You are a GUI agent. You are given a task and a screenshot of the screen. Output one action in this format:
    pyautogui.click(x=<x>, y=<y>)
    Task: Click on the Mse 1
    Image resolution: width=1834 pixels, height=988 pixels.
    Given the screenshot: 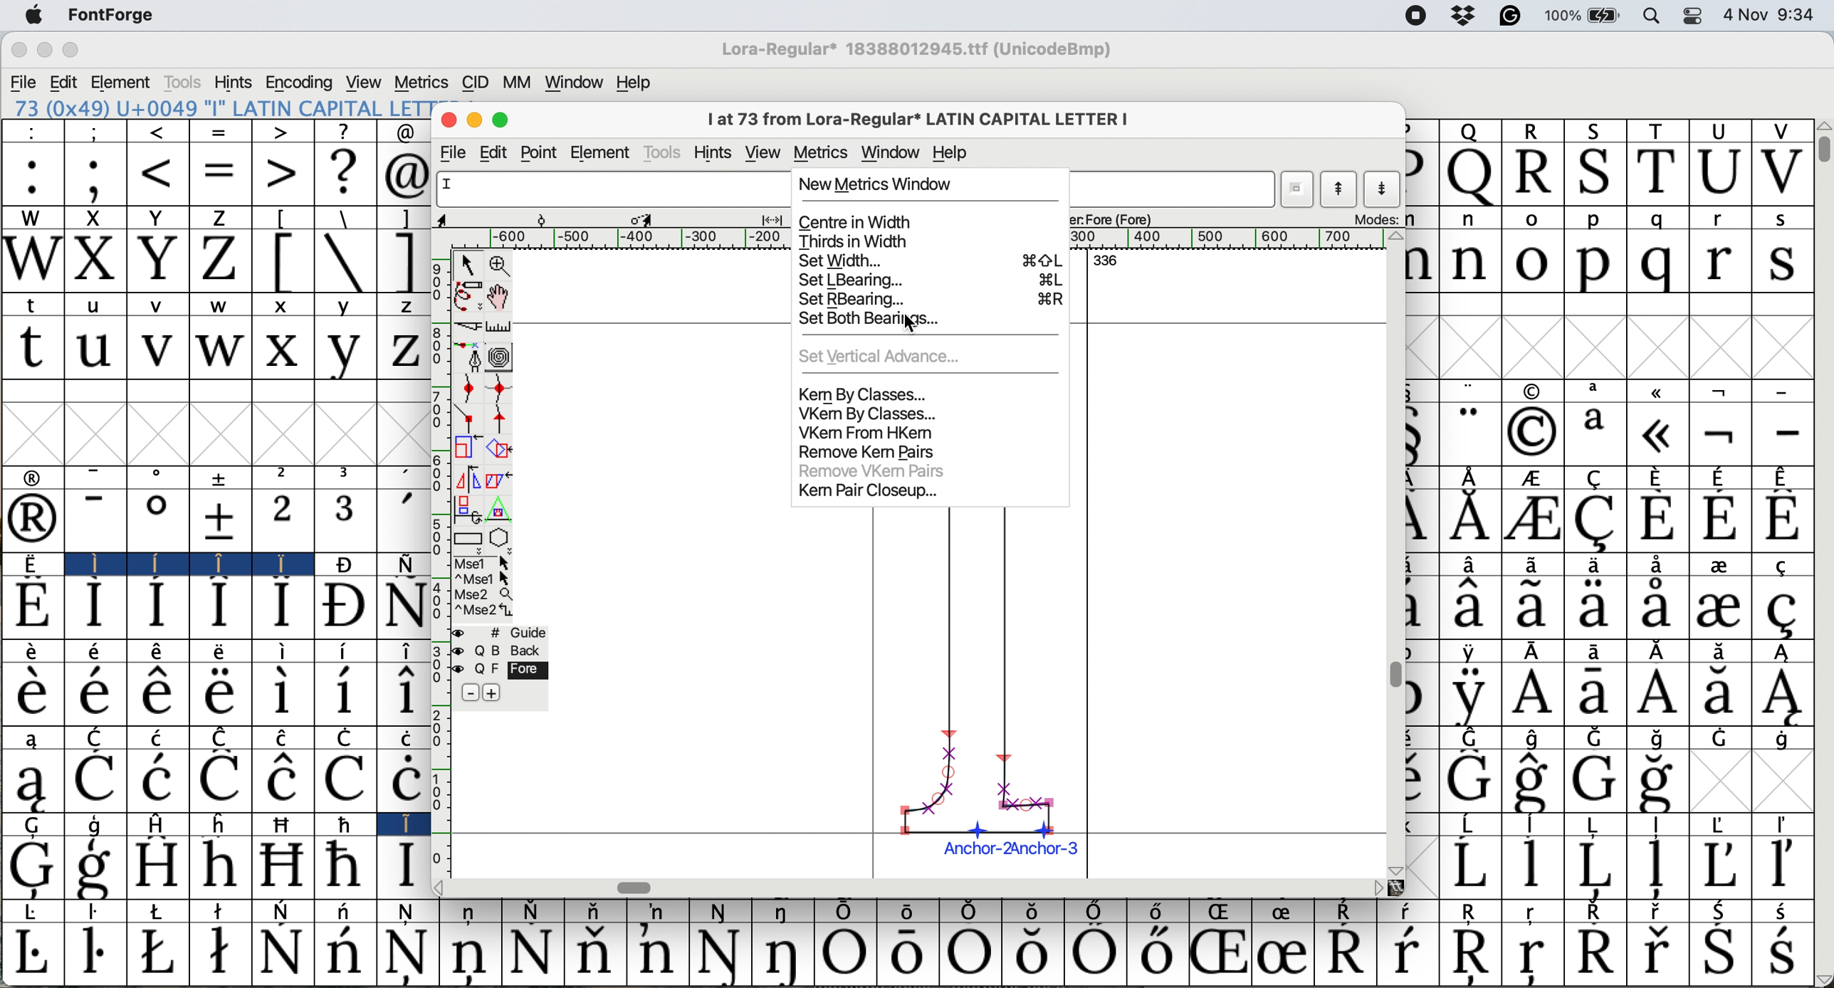 What is the action you would take?
    pyautogui.click(x=481, y=562)
    